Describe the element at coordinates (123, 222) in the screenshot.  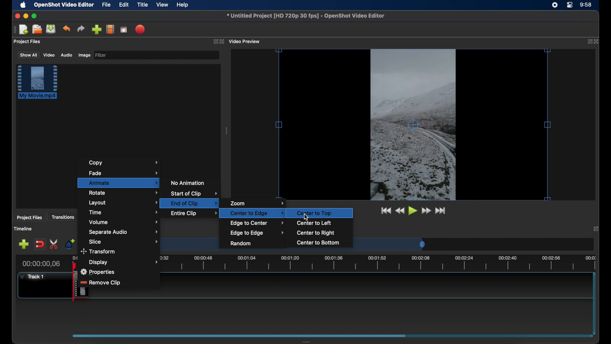
I see `volume menu` at that location.